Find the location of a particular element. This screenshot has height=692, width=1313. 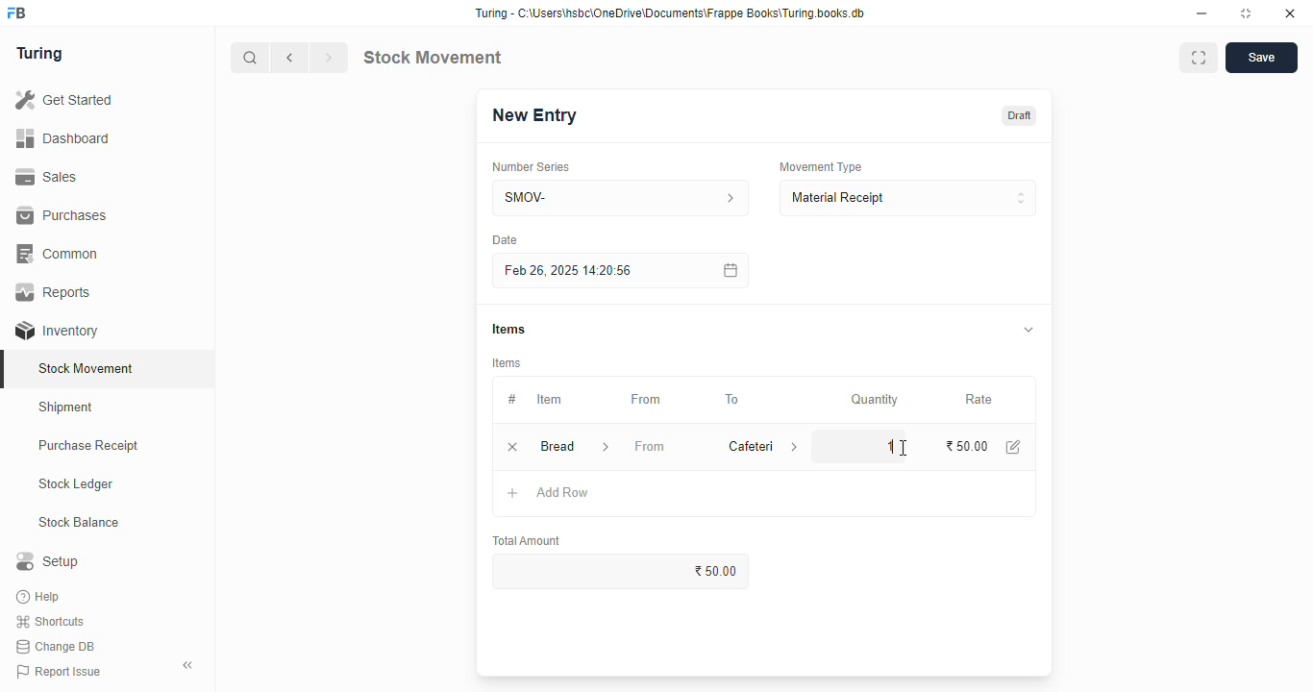

bread is located at coordinates (557, 446).